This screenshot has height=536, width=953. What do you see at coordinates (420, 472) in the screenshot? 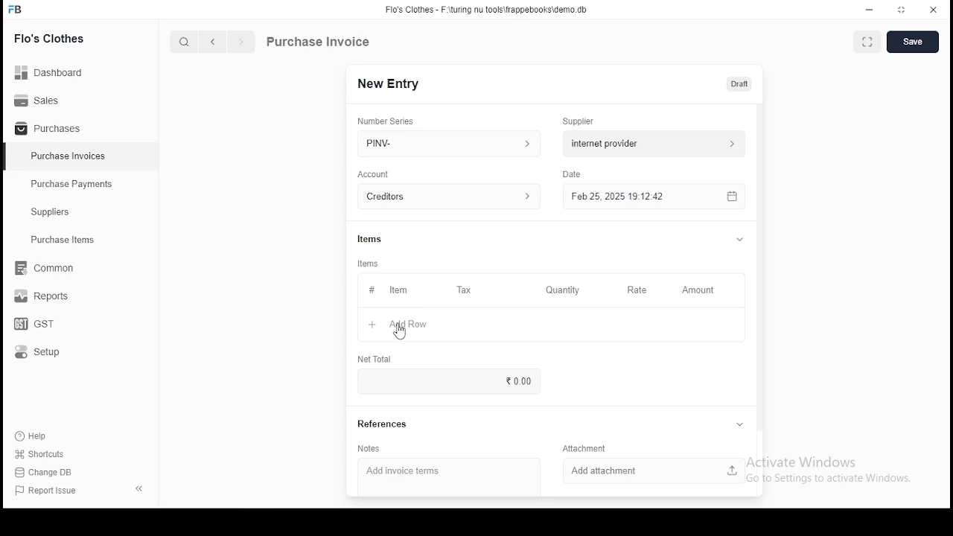
I see `add invoice items` at bounding box center [420, 472].